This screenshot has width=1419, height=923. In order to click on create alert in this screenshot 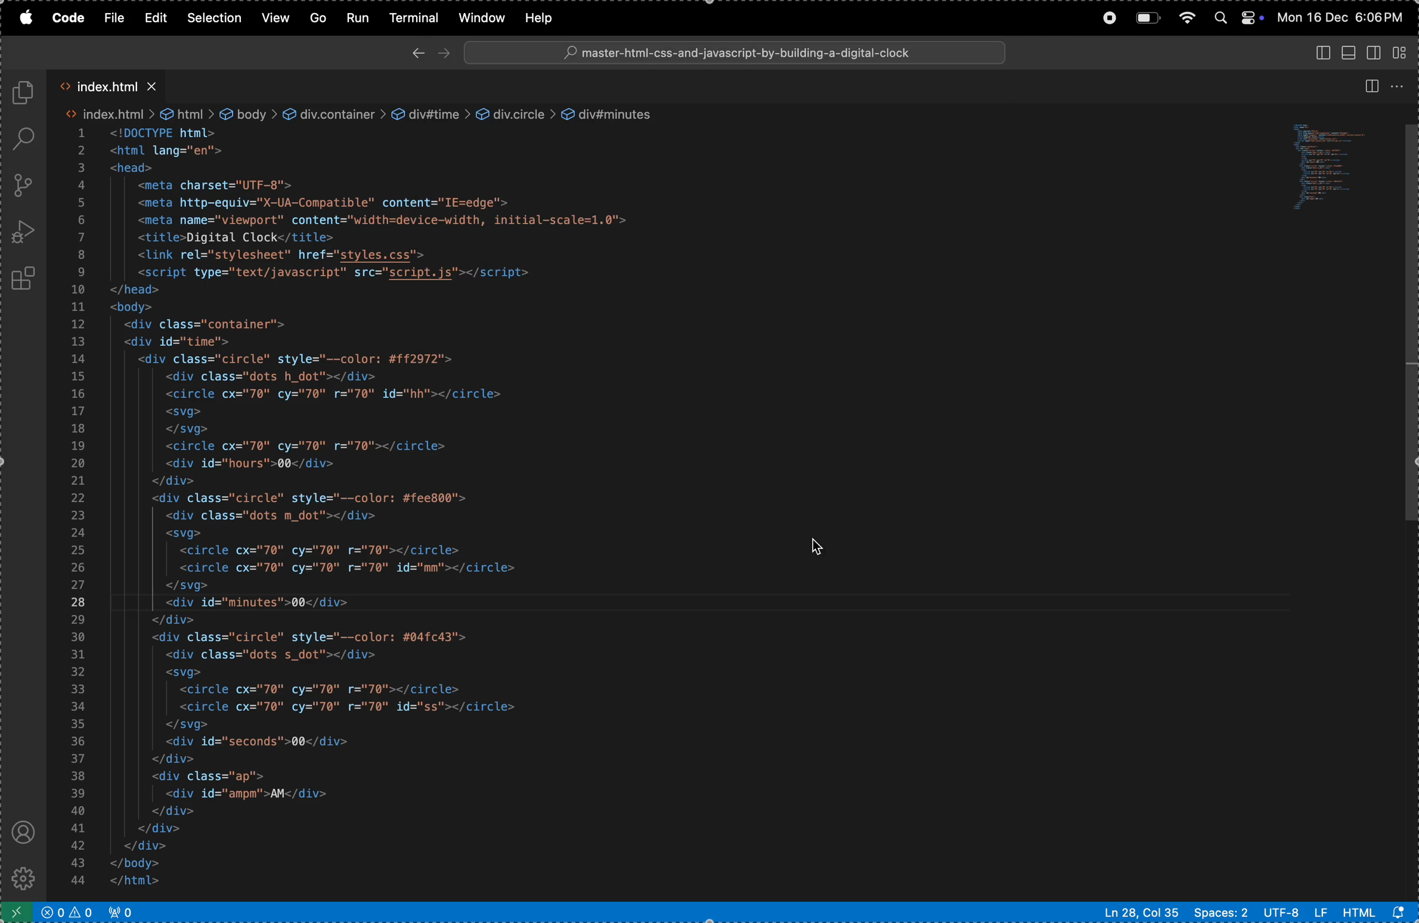, I will do `click(67, 912)`.